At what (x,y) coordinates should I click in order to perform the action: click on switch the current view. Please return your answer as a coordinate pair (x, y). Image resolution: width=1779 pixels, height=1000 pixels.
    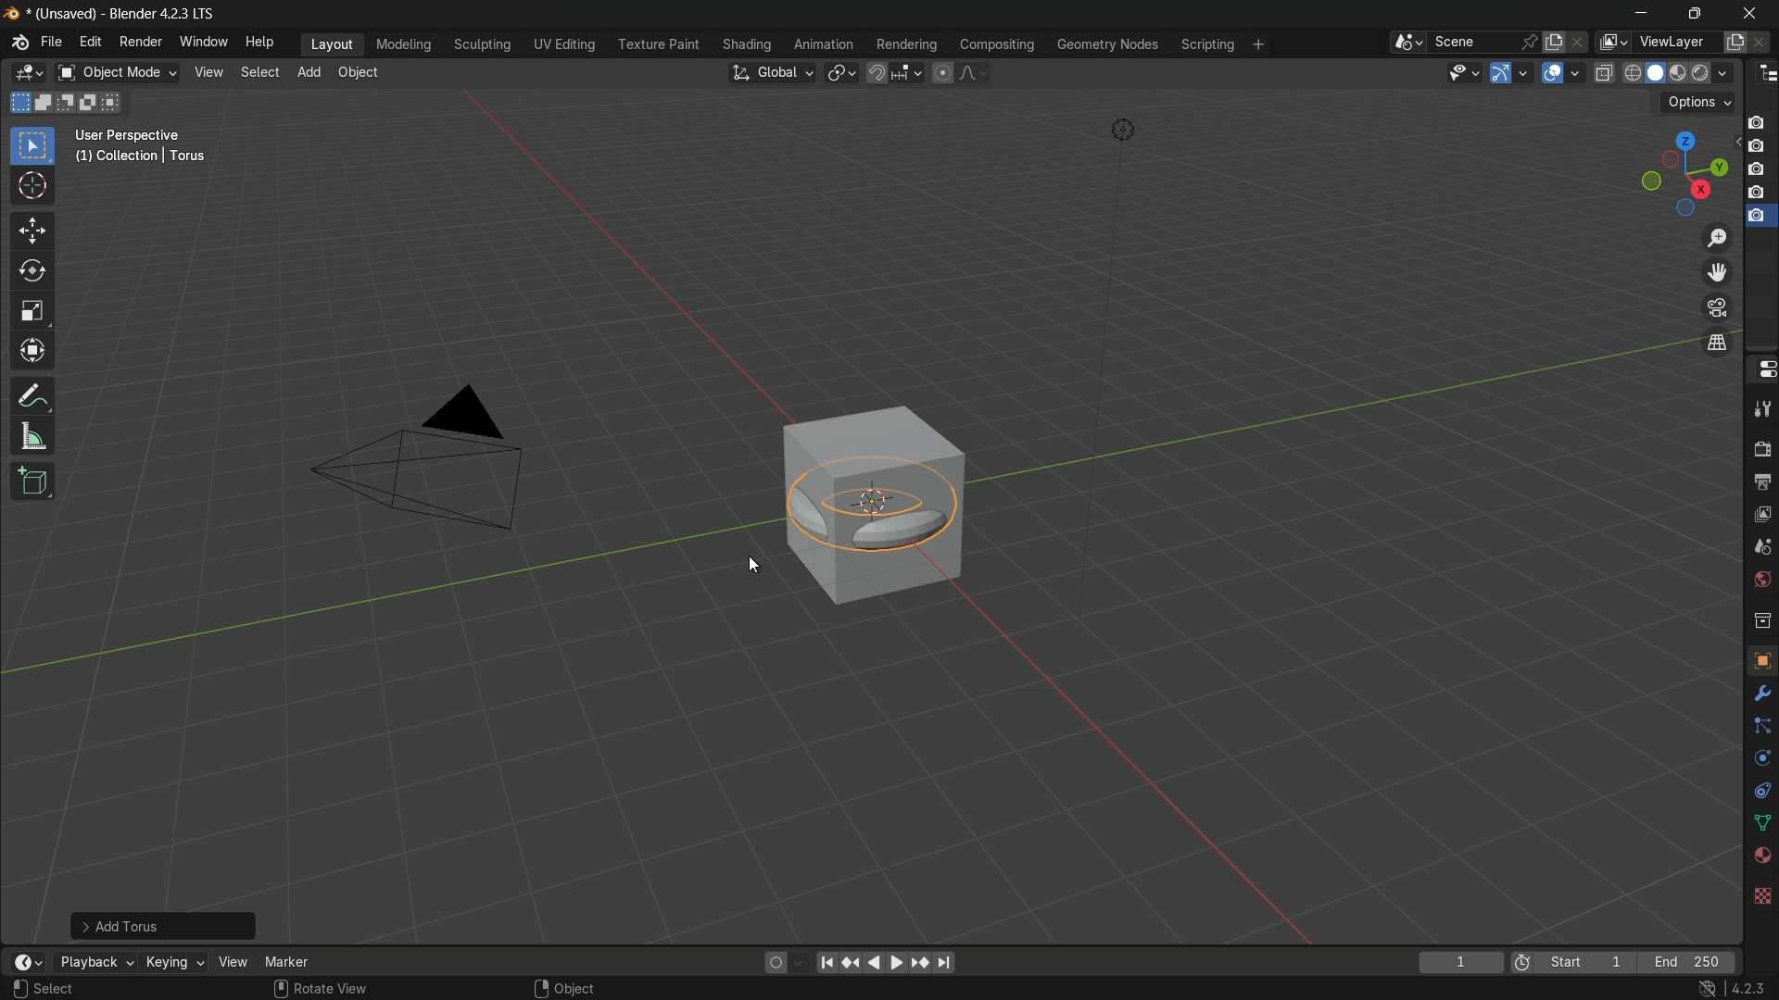
    Looking at the image, I should click on (1715, 342).